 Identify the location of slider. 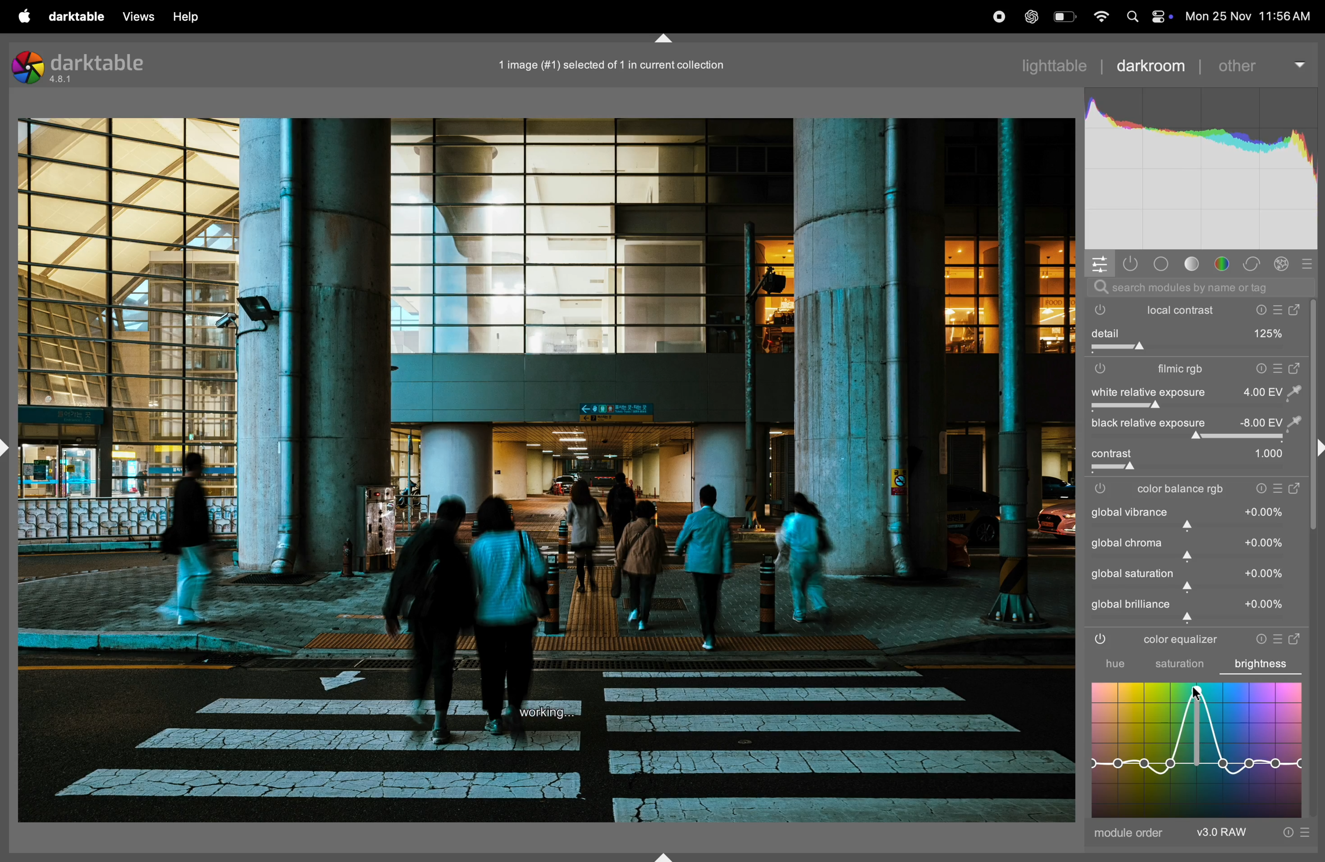
(1198, 407).